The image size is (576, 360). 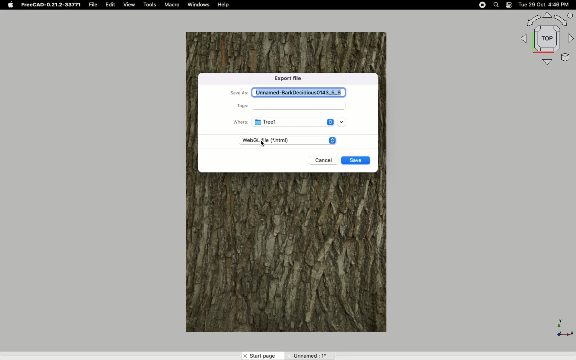 I want to click on Unnamed-BarkDecidious0143_5_S, so click(x=299, y=92).